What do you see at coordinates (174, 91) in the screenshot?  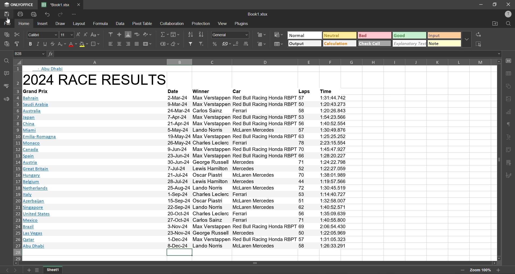 I see `Date` at bounding box center [174, 91].